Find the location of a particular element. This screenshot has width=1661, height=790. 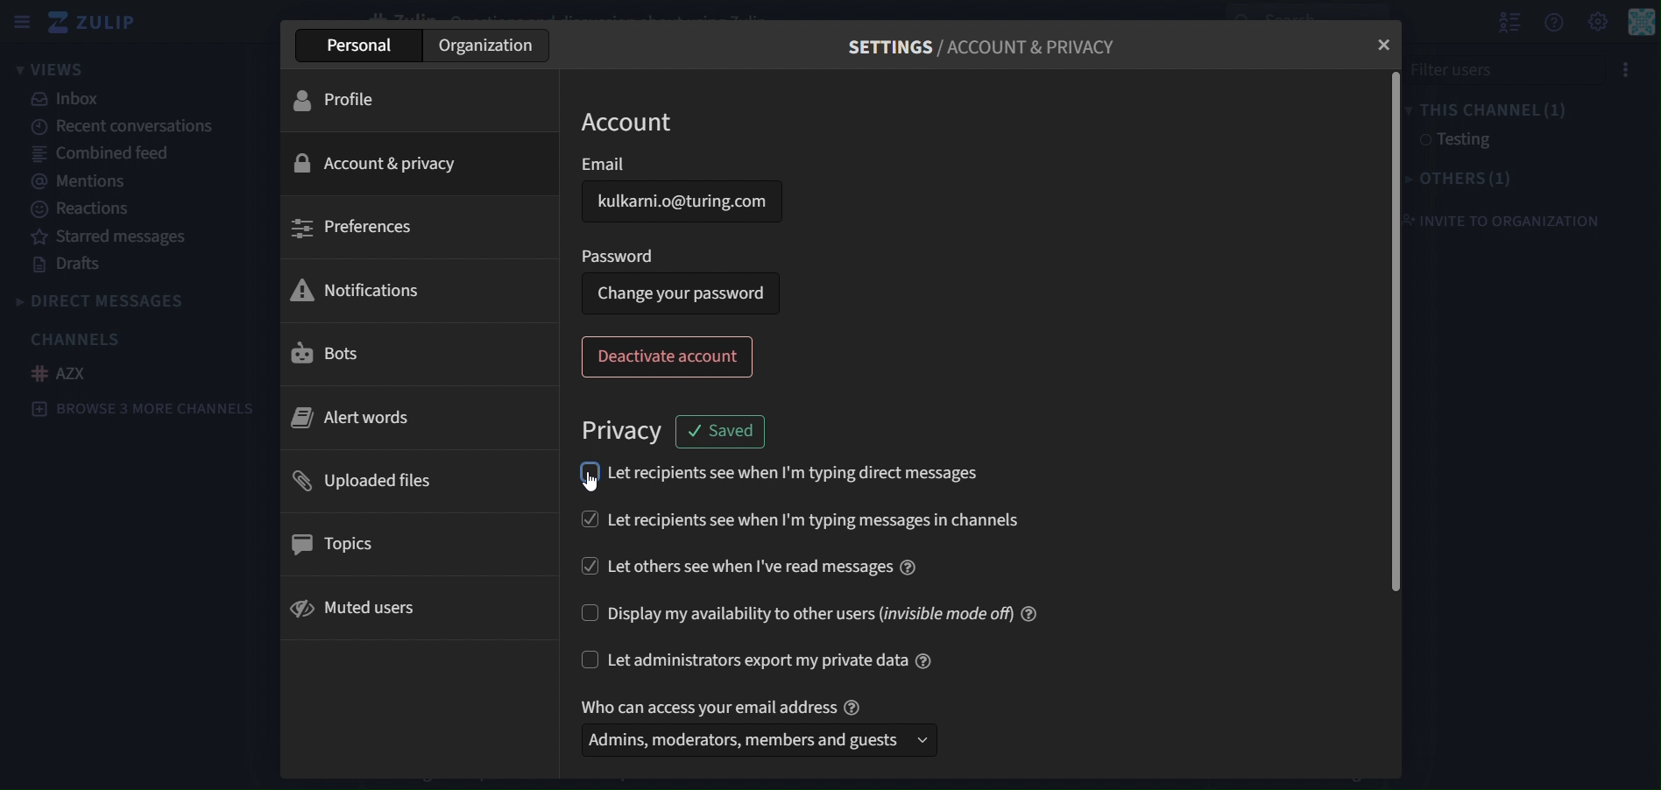

zulip is located at coordinates (92, 22).